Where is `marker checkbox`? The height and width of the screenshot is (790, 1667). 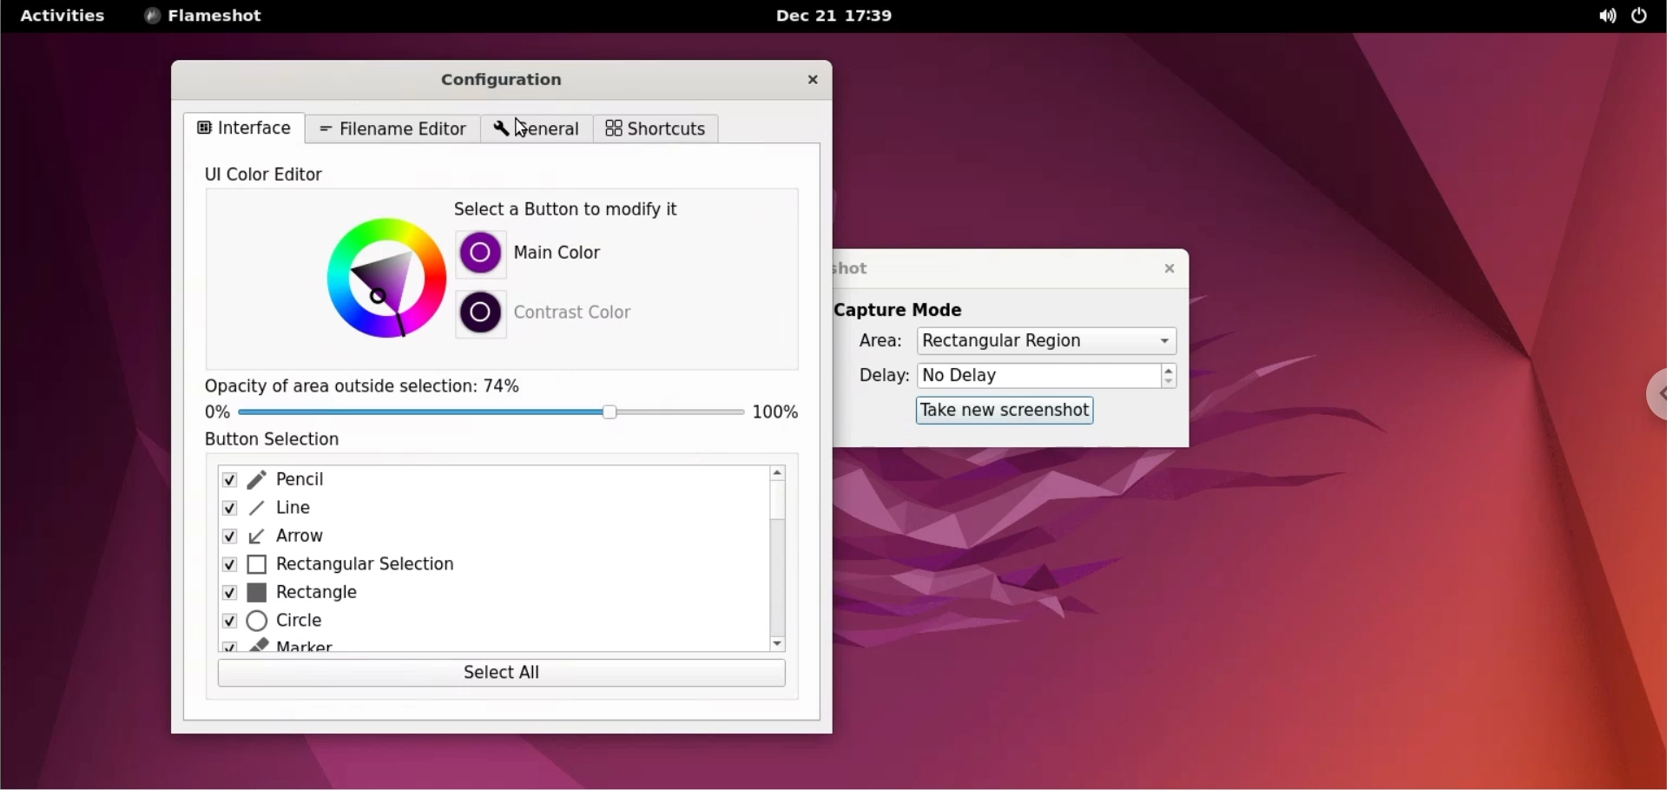 marker checkbox is located at coordinates (486, 643).